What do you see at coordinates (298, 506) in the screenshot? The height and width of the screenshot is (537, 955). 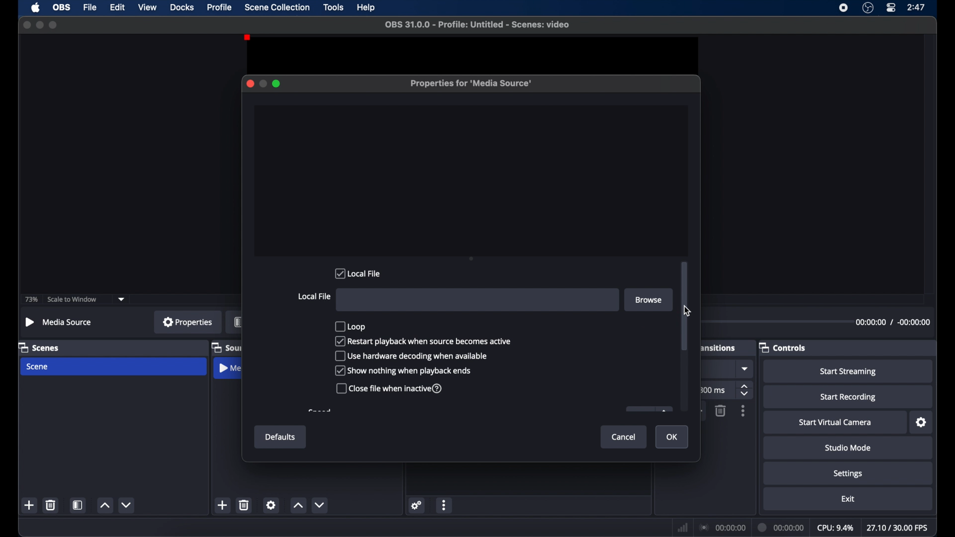 I see `increment button` at bounding box center [298, 506].